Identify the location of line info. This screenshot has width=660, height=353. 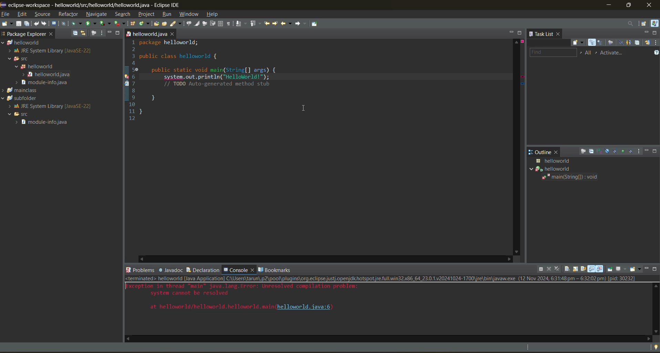
(125, 87).